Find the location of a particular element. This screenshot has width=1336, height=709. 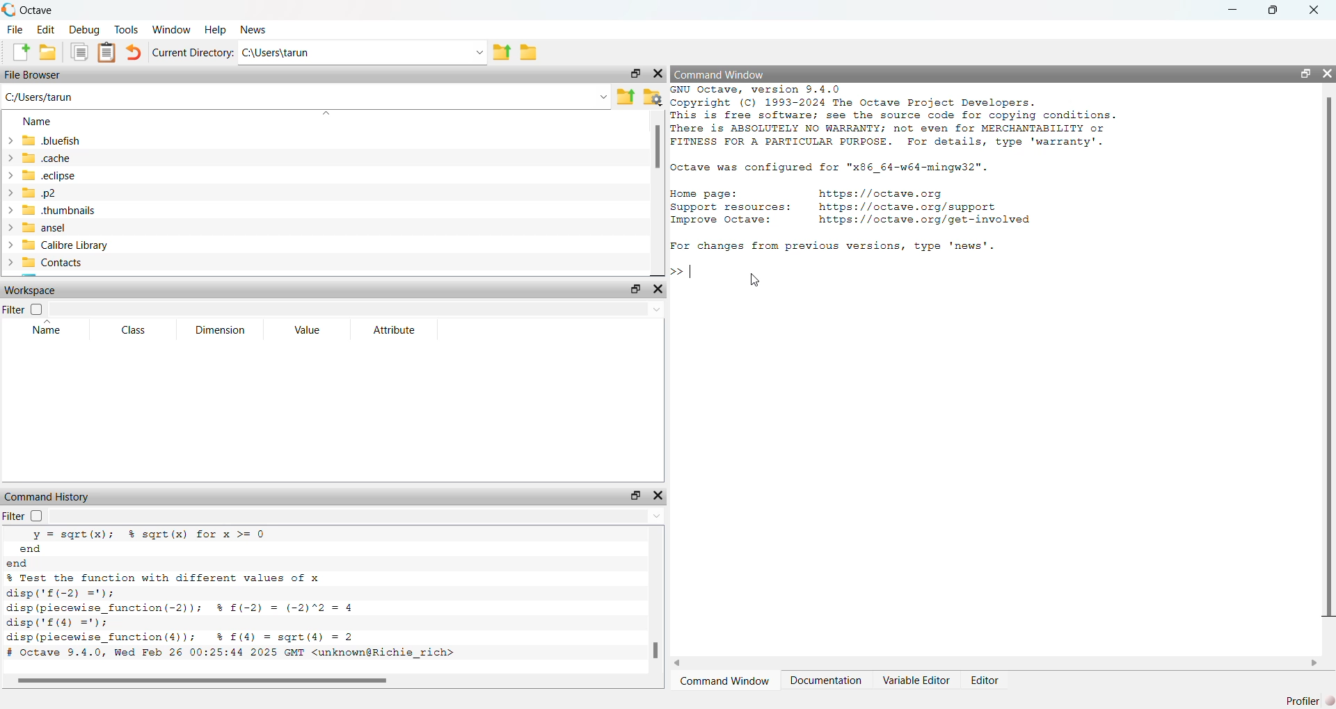

Maximize/Restore is located at coordinates (1300, 73).